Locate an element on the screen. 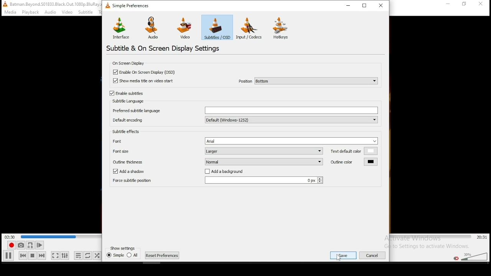 The image size is (491, 276). checkbox: on screen display (OSD) is located at coordinates (146, 72).